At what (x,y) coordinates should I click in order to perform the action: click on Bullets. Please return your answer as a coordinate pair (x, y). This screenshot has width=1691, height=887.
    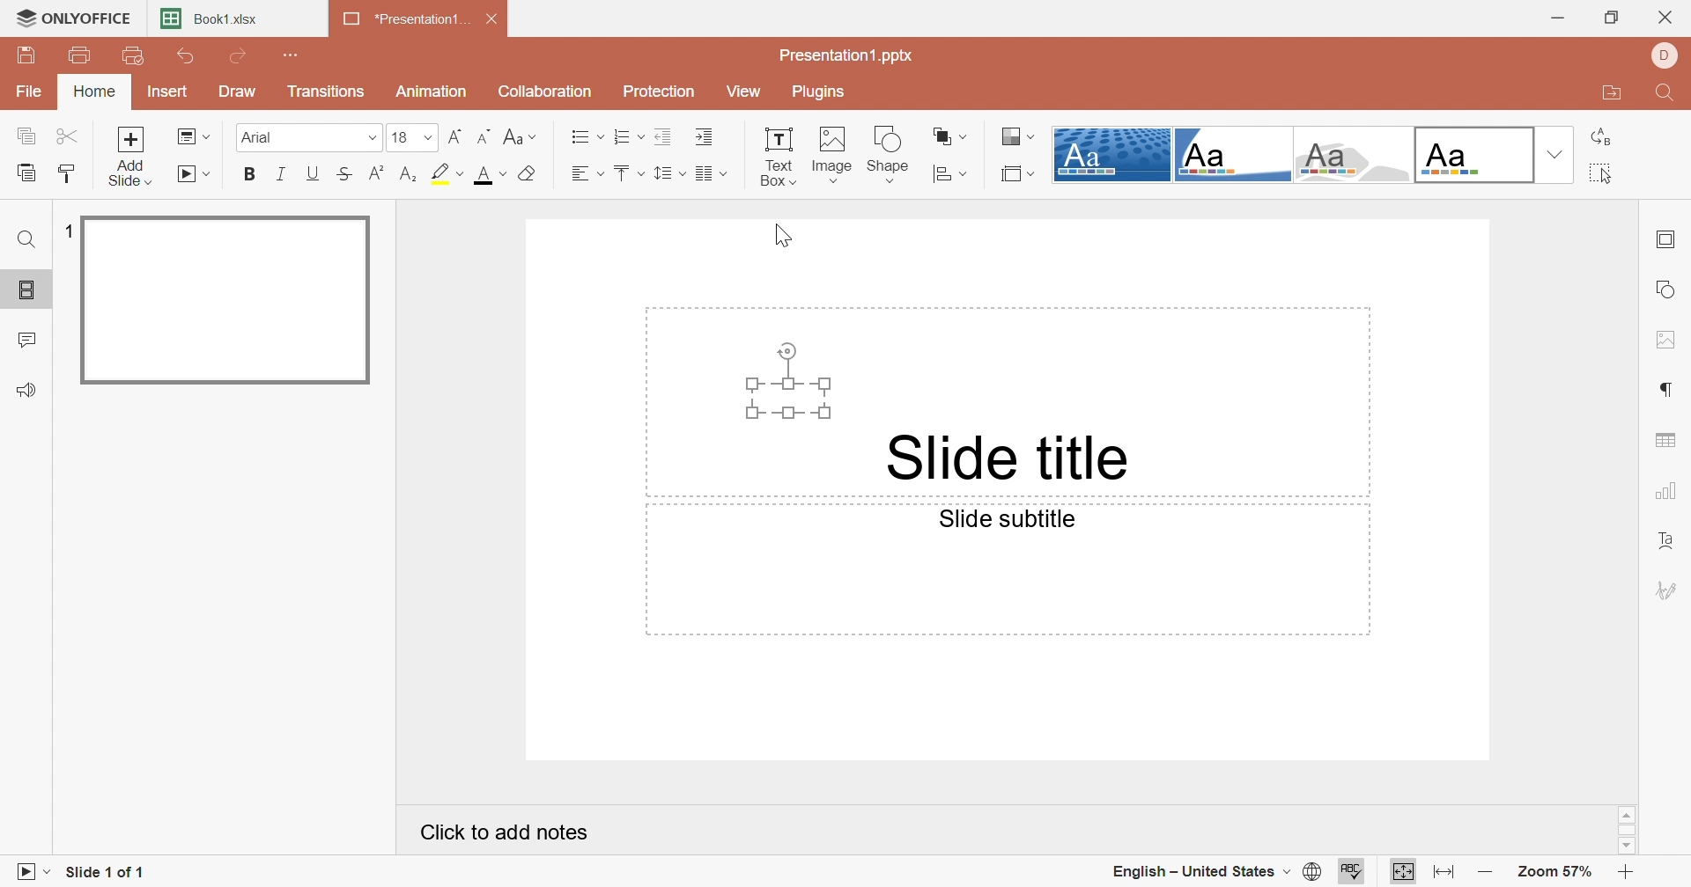
    Looking at the image, I should click on (586, 138).